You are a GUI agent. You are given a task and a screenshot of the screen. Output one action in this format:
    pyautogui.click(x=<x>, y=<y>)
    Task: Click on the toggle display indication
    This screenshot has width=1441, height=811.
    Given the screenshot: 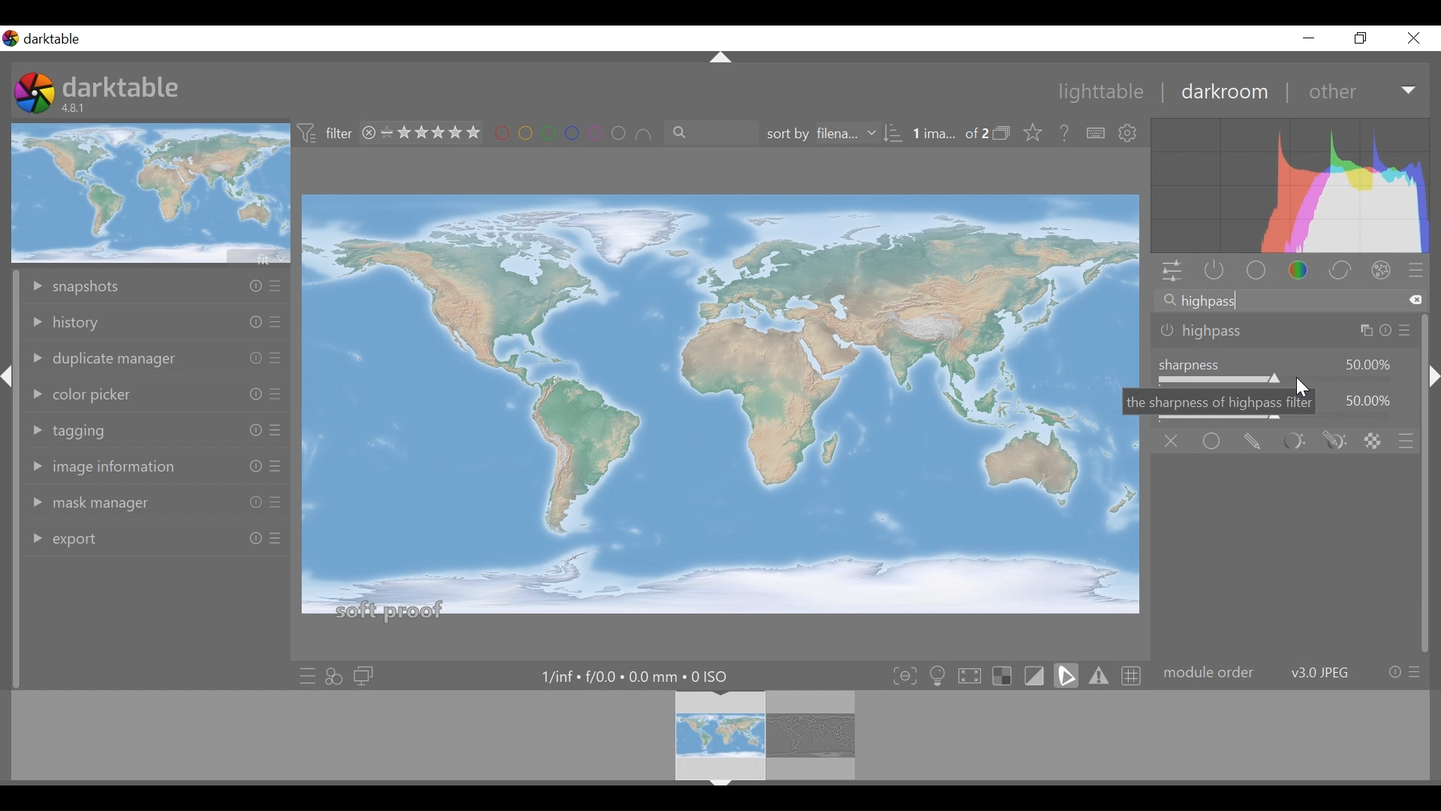 What is the action you would take?
    pyautogui.click(x=1037, y=675)
    